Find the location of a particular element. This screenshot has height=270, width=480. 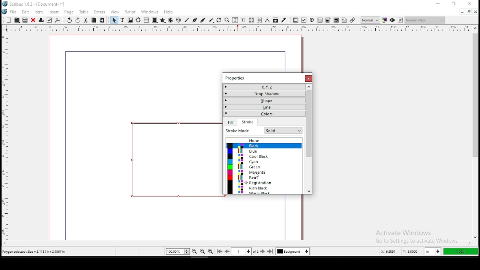

line is located at coordinates (187, 20).